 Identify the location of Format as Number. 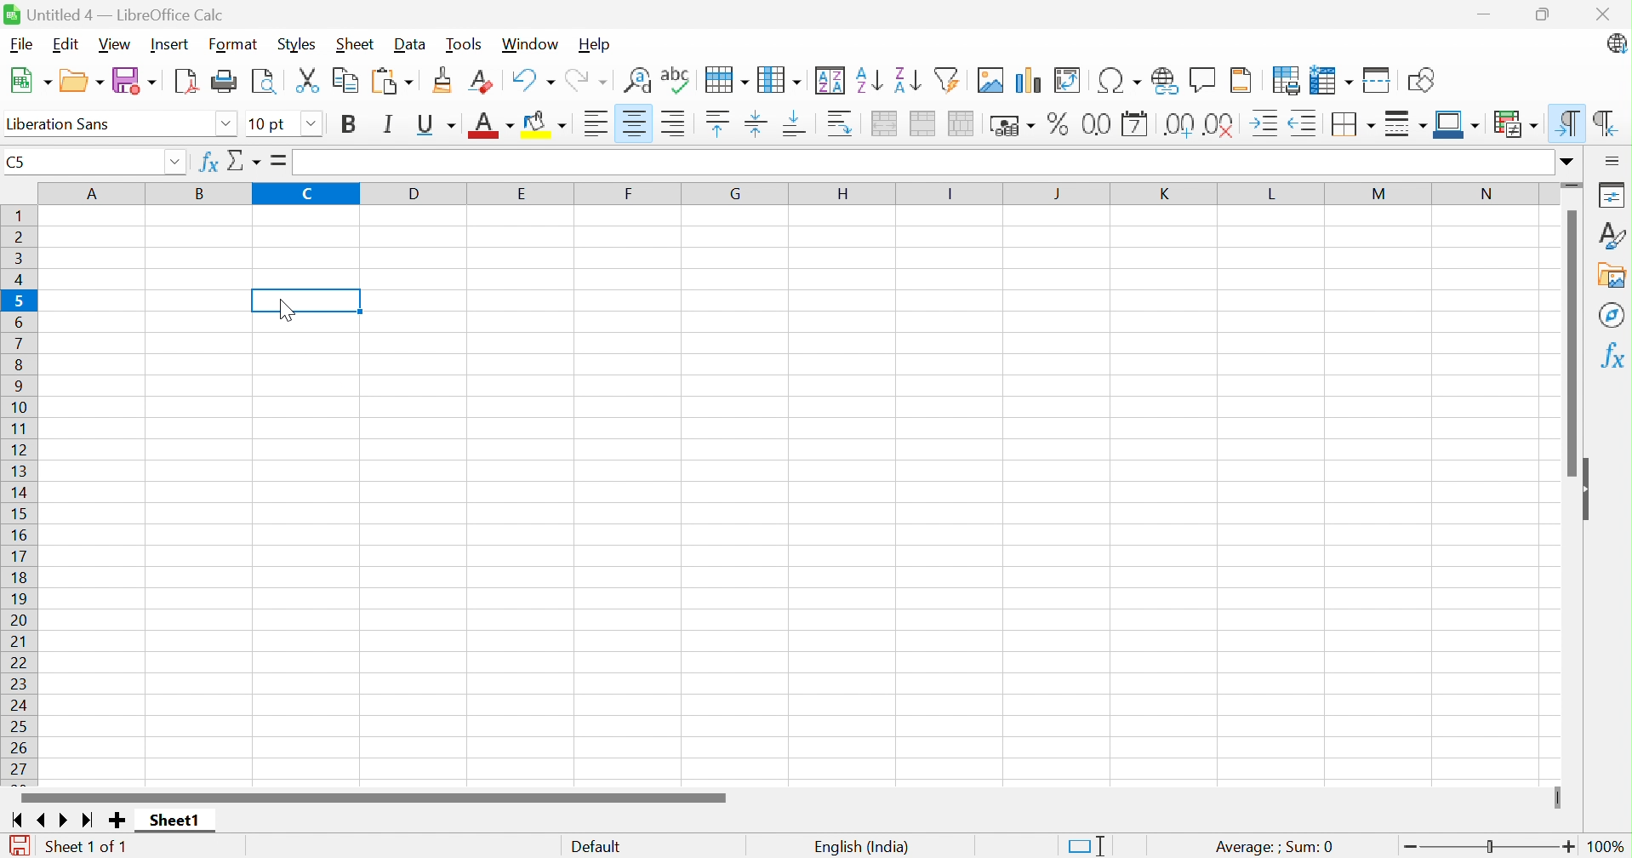
(1096, 123).